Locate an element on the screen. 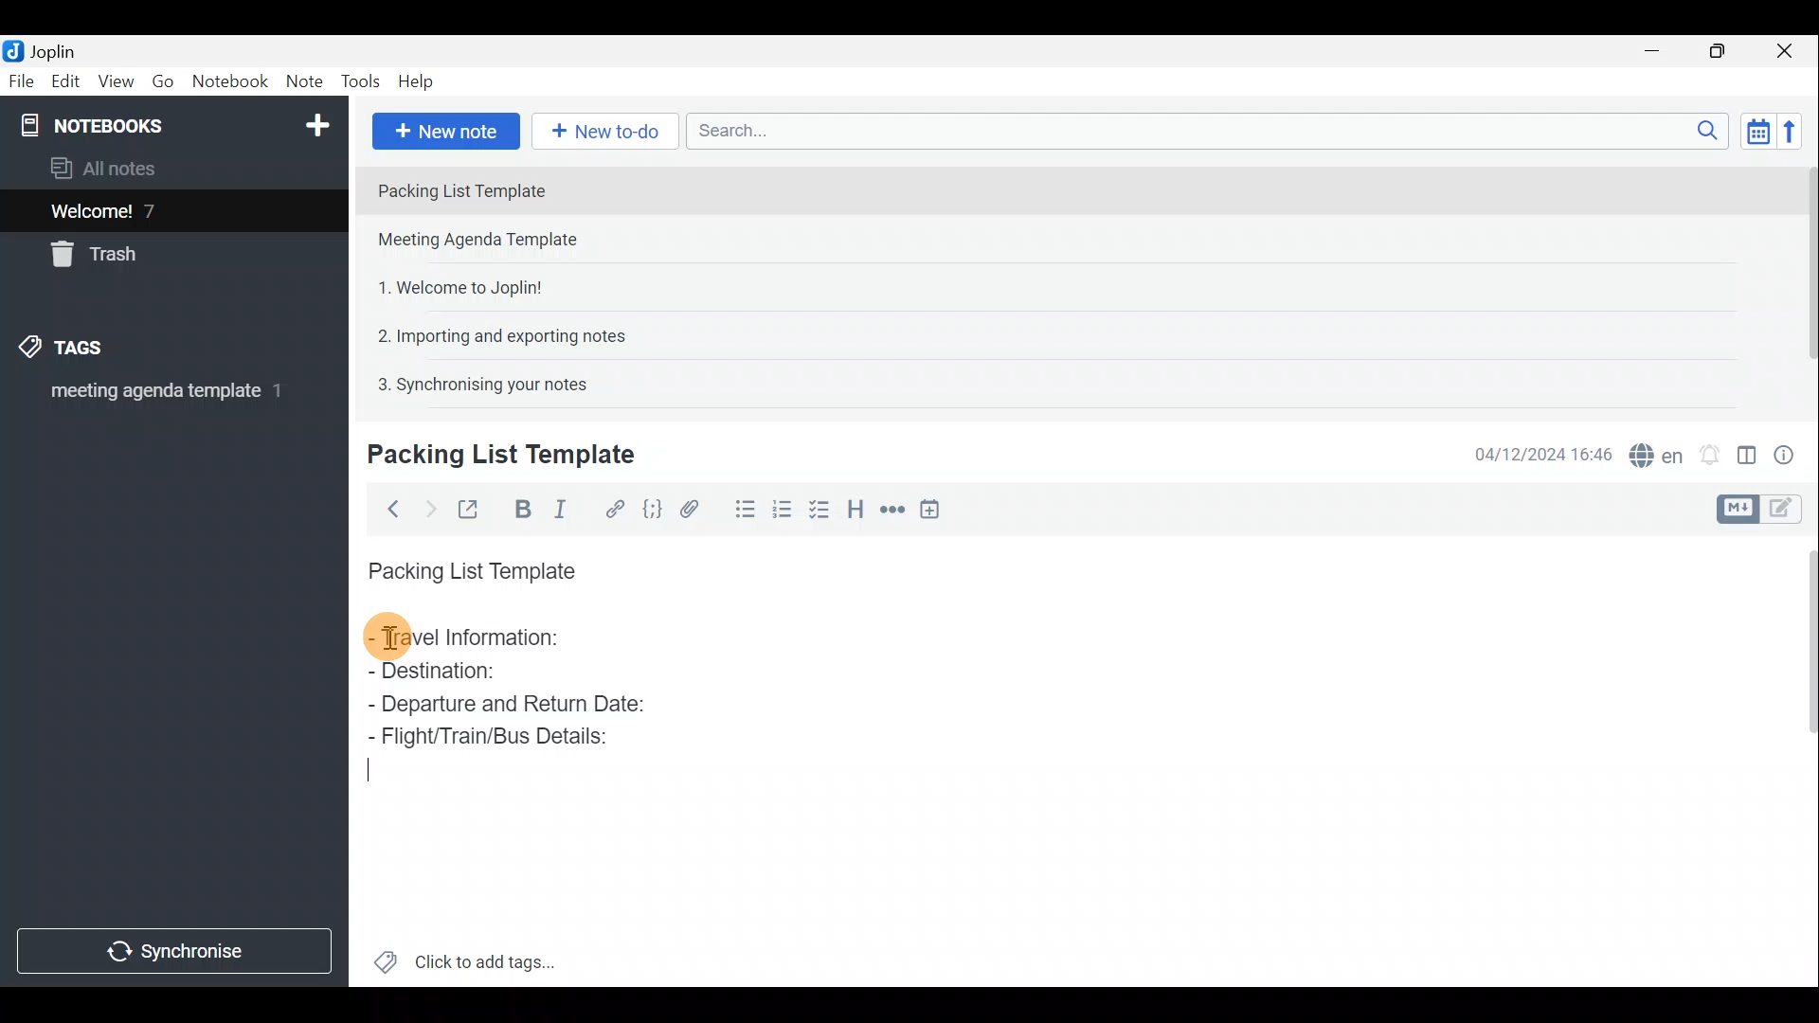 The width and height of the screenshot is (1819, 1023). Minimise is located at coordinates (1662, 54).